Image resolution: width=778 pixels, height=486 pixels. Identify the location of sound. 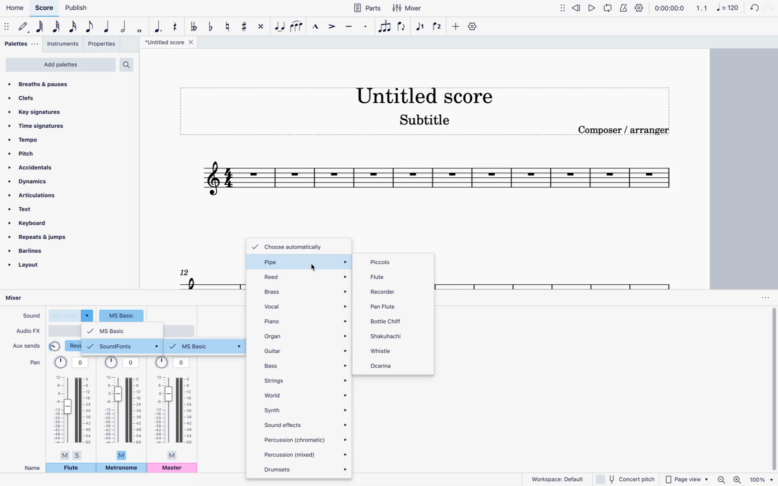
(30, 315).